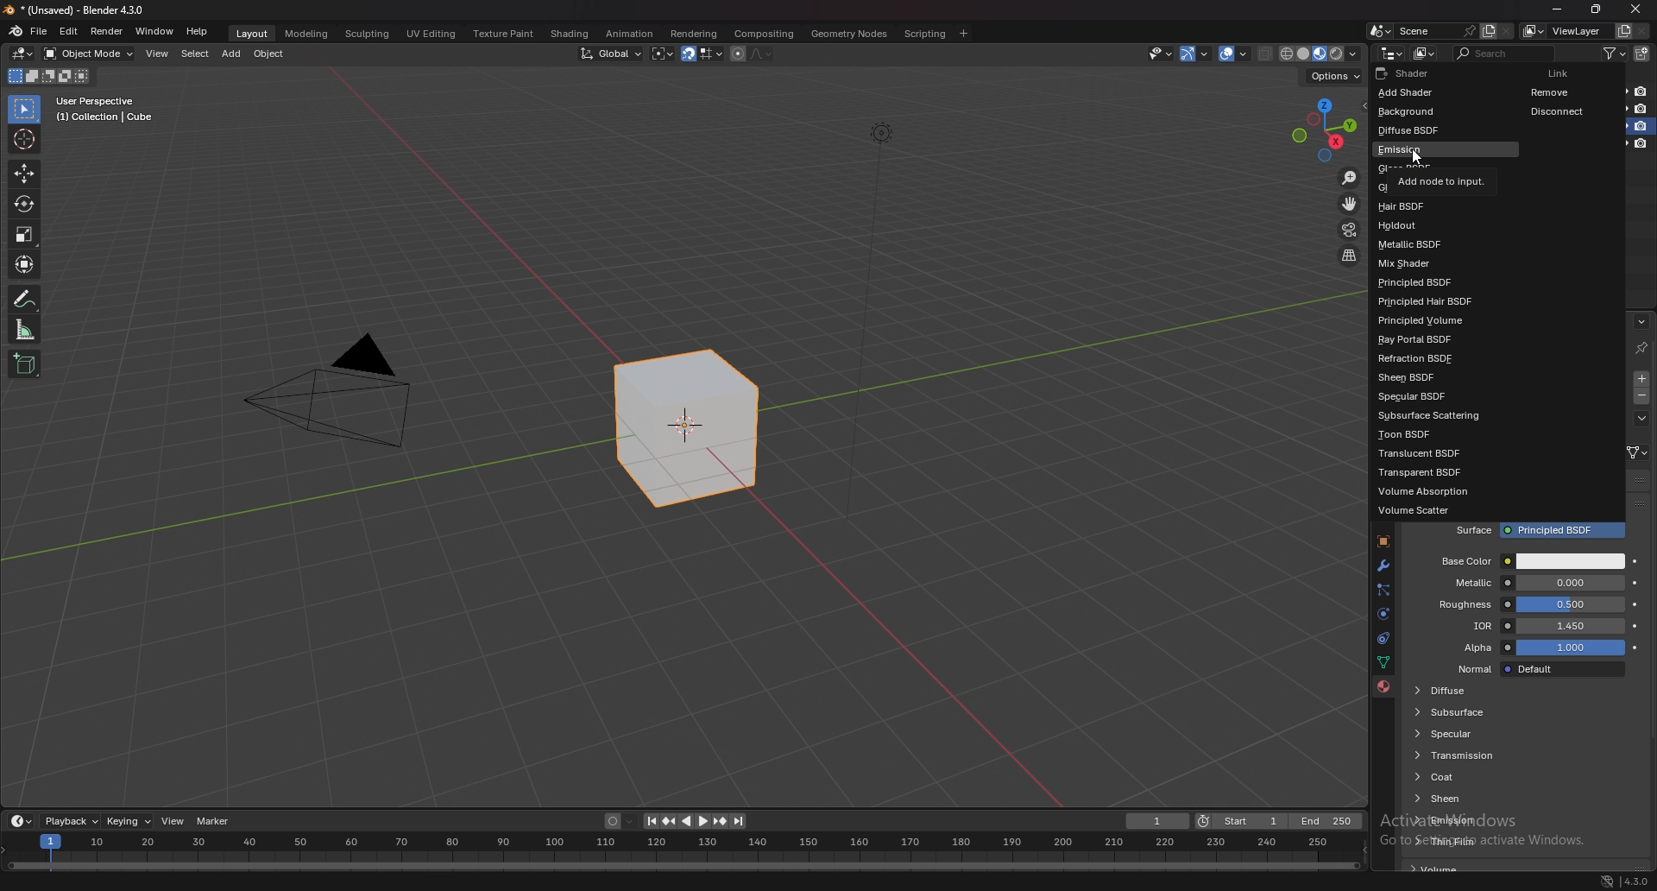 This screenshot has width=1657, height=891. I want to click on add scene, so click(1486, 30).